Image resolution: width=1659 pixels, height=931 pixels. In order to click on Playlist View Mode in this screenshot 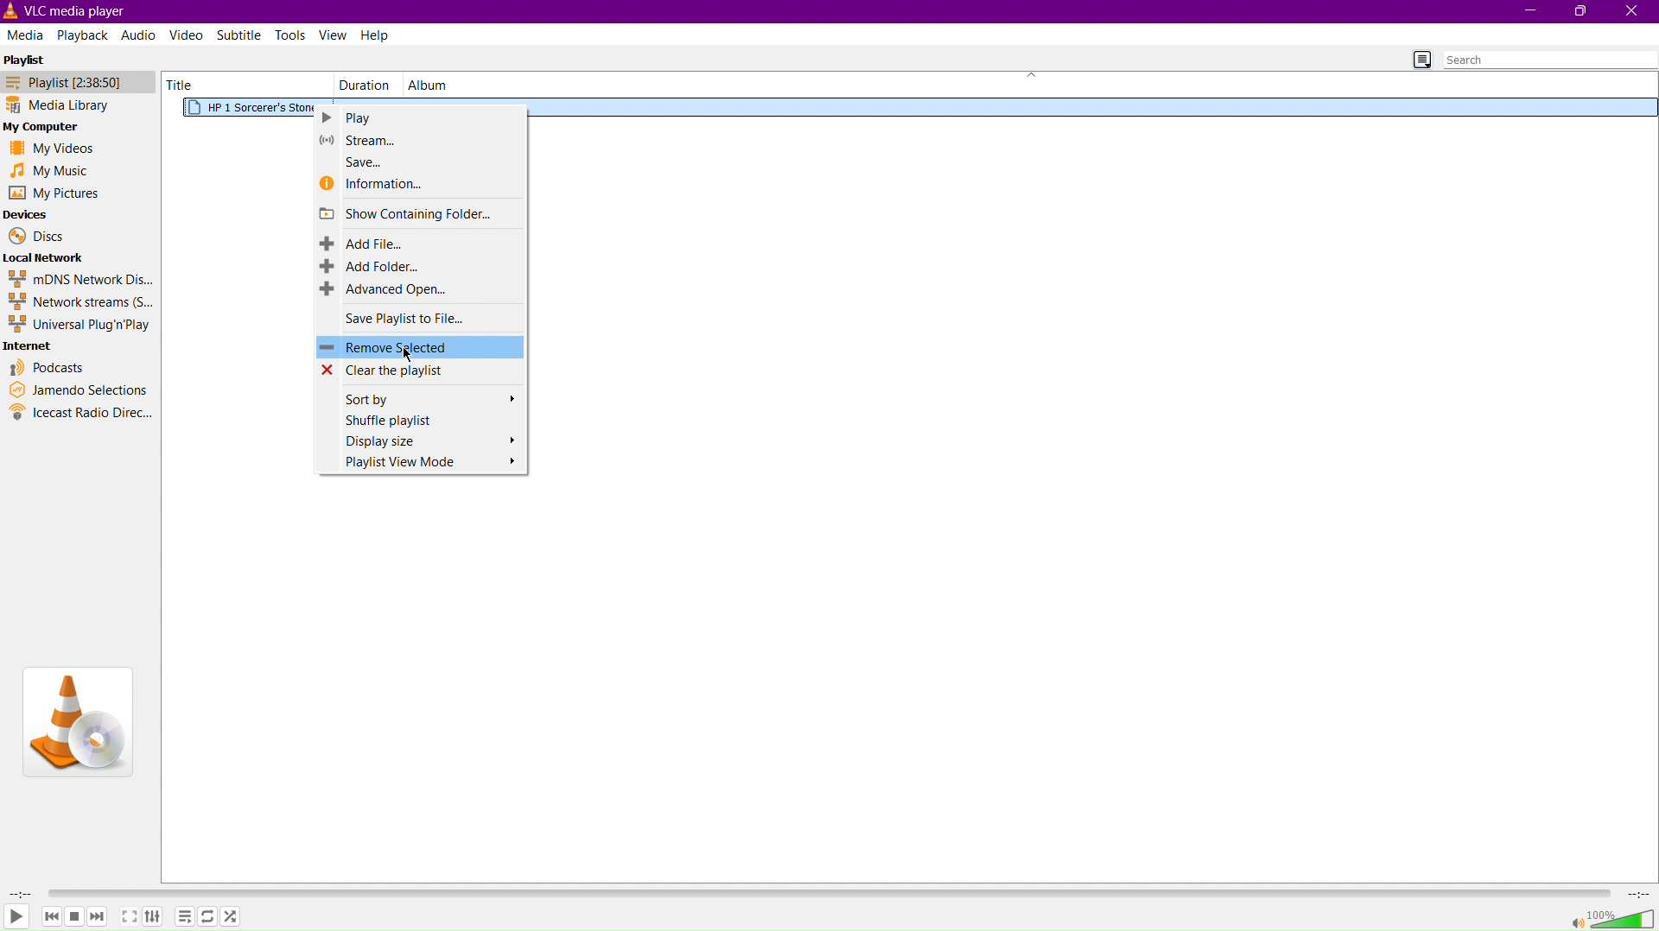, I will do `click(421, 464)`.